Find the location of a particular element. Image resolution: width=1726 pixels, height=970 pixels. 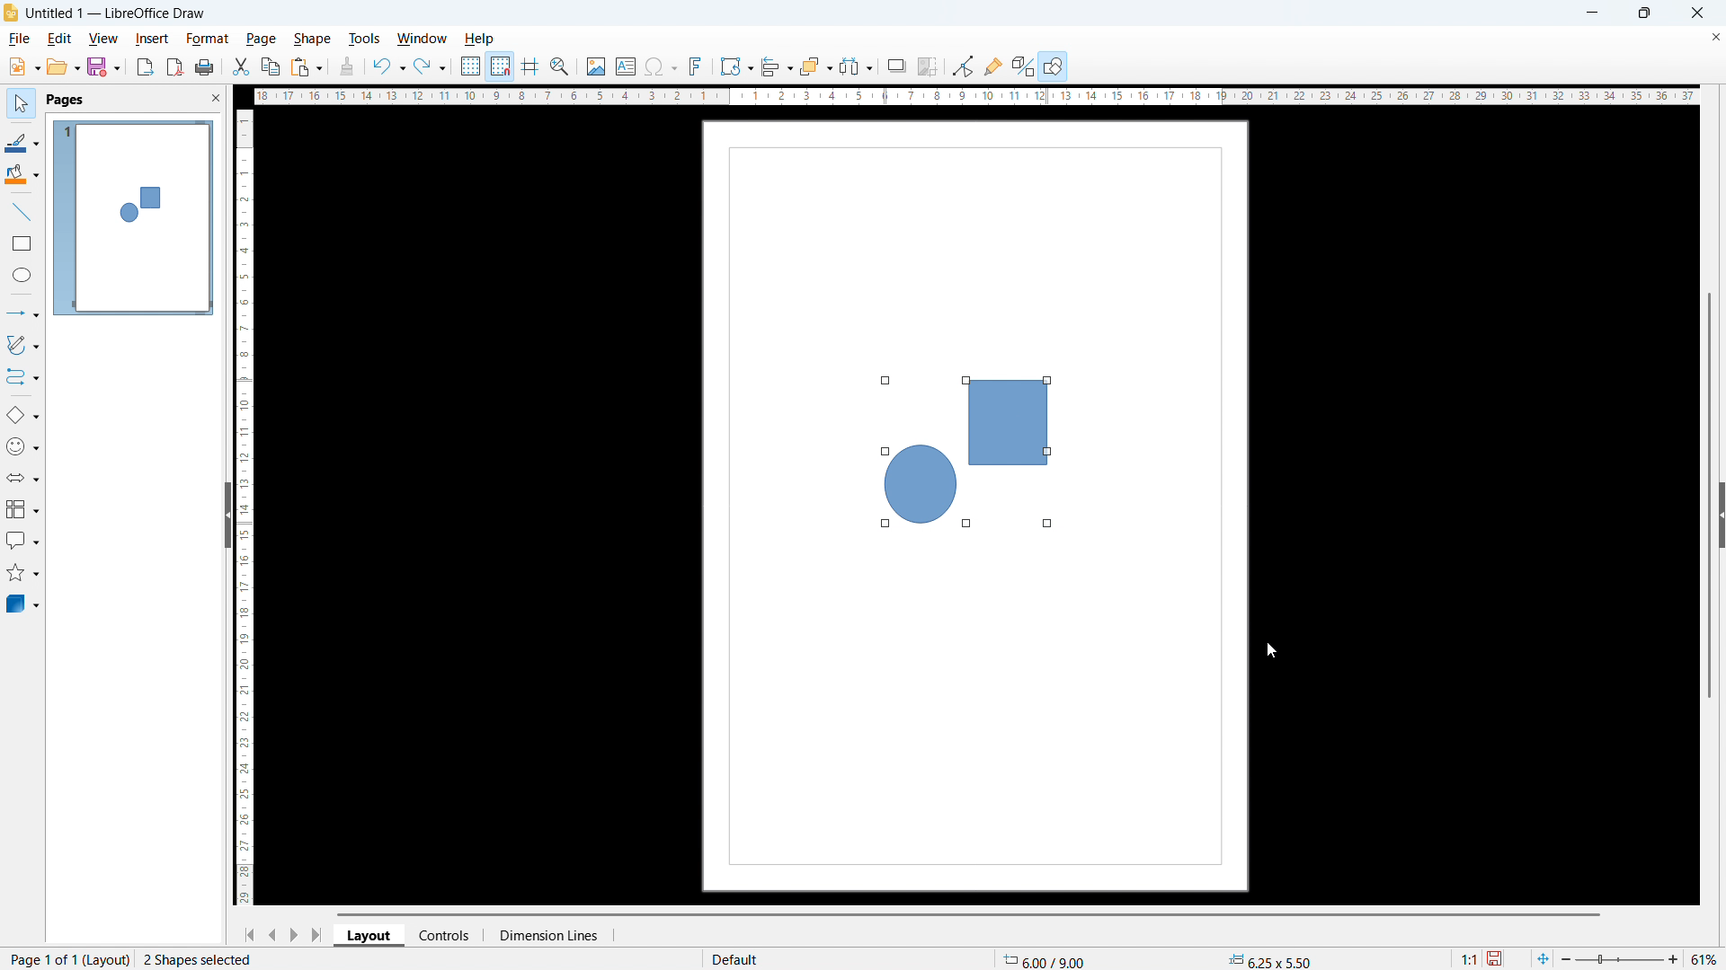

insert fontwork text is located at coordinates (697, 67).